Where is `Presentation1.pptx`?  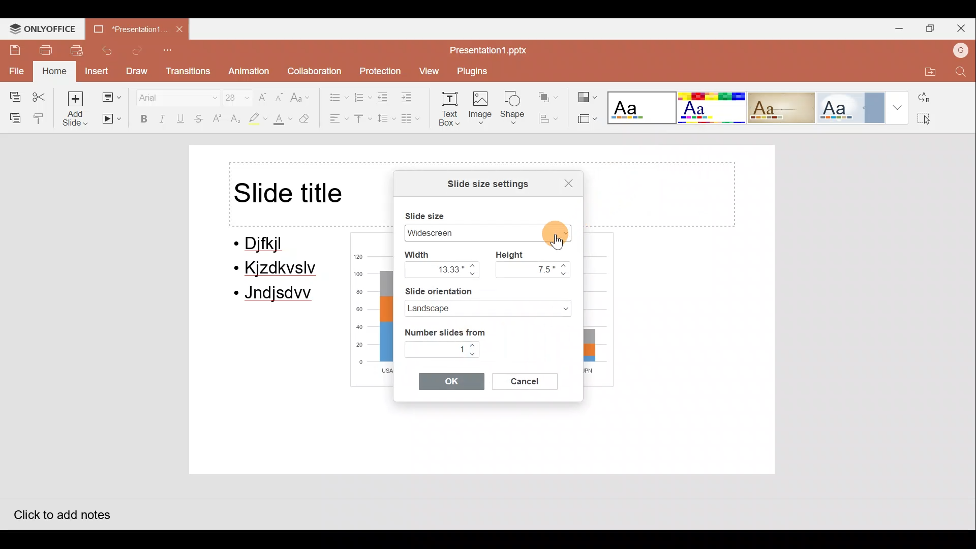
Presentation1.pptx is located at coordinates (490, 49).